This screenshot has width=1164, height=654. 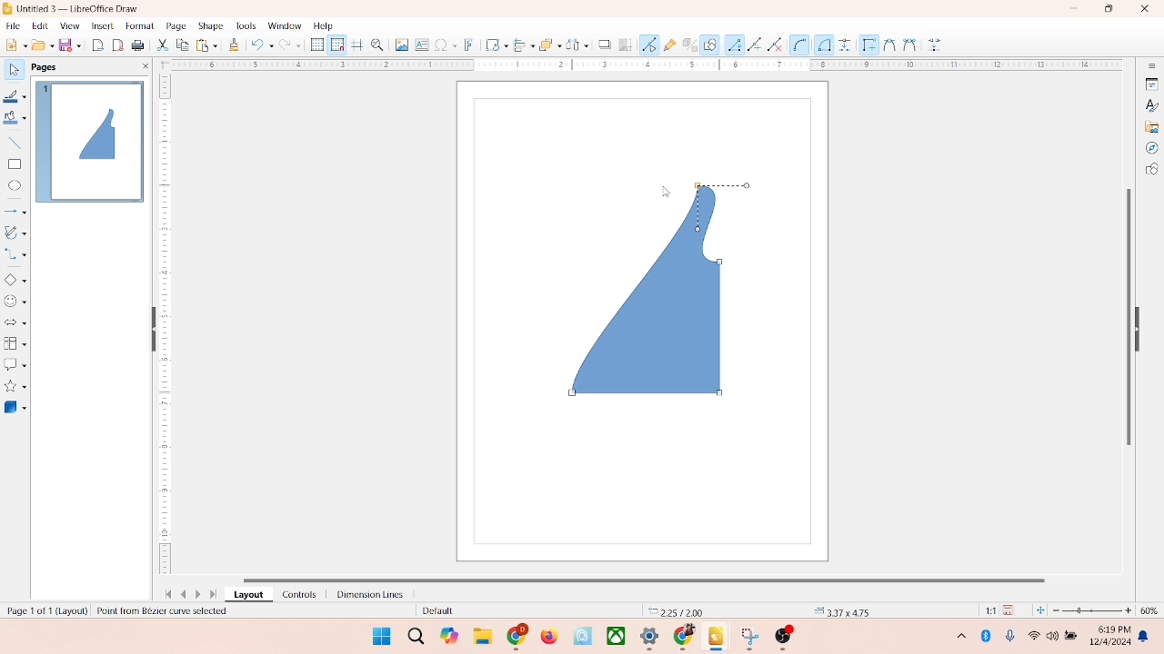 I want to click on cursor, so click(x=667, y=193).